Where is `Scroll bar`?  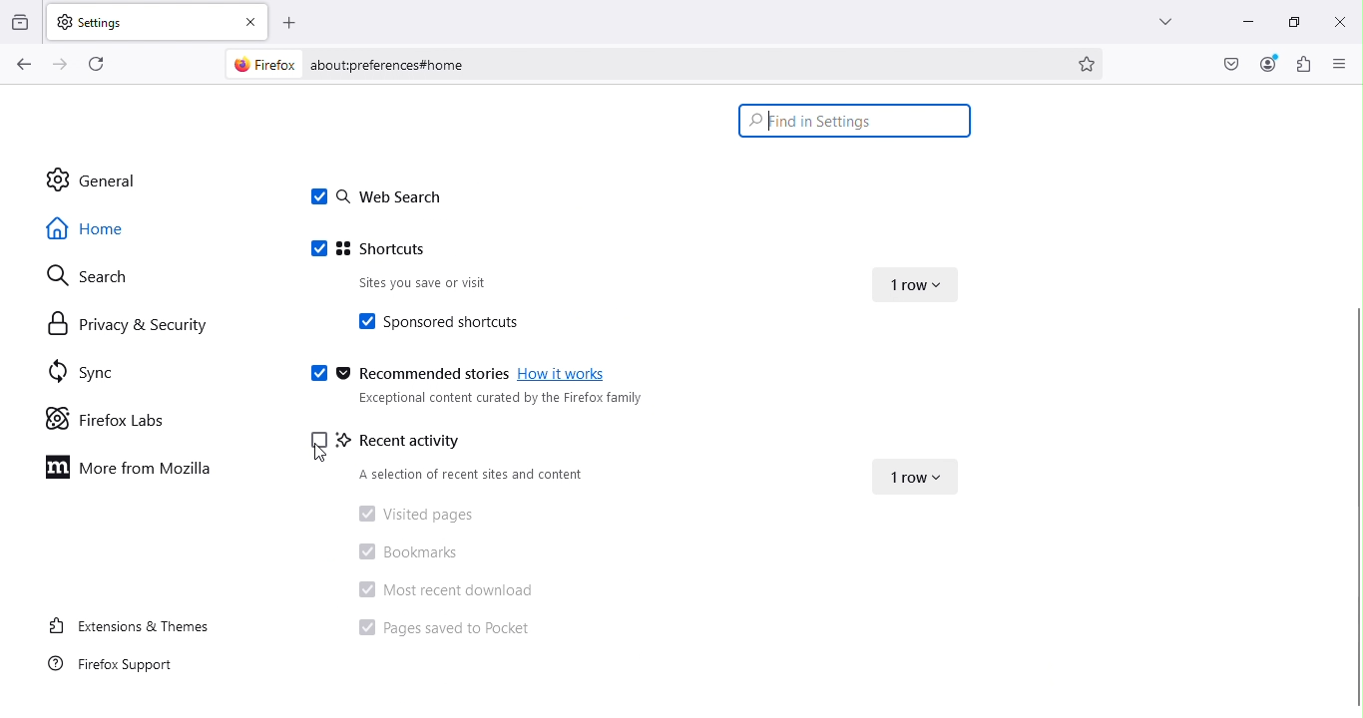
Scroll bar is located at coordinates (1354, 507).